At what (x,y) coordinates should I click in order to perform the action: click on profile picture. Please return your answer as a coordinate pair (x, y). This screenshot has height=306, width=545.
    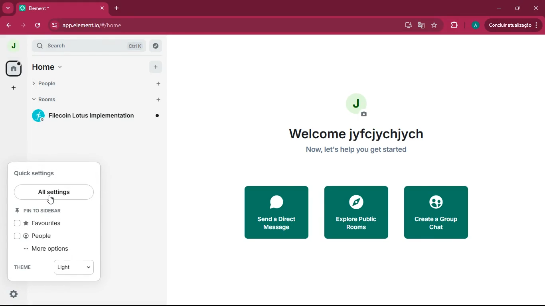
    Looking at the image, I should click on (12, 46).